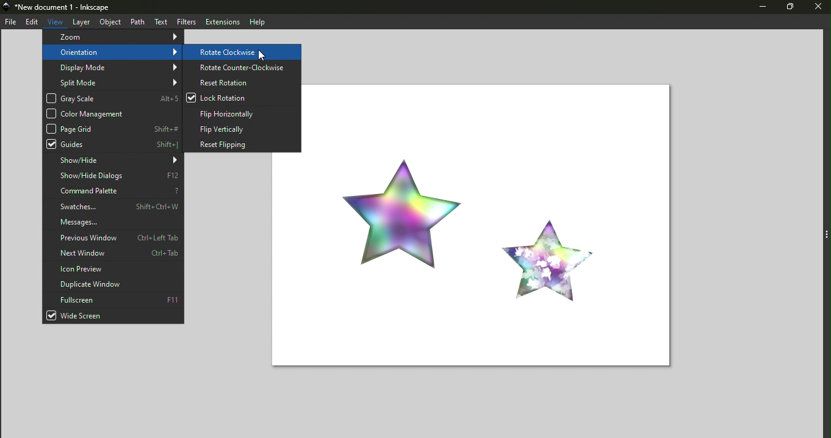  I want to click on Zoom, so click(111, 37).